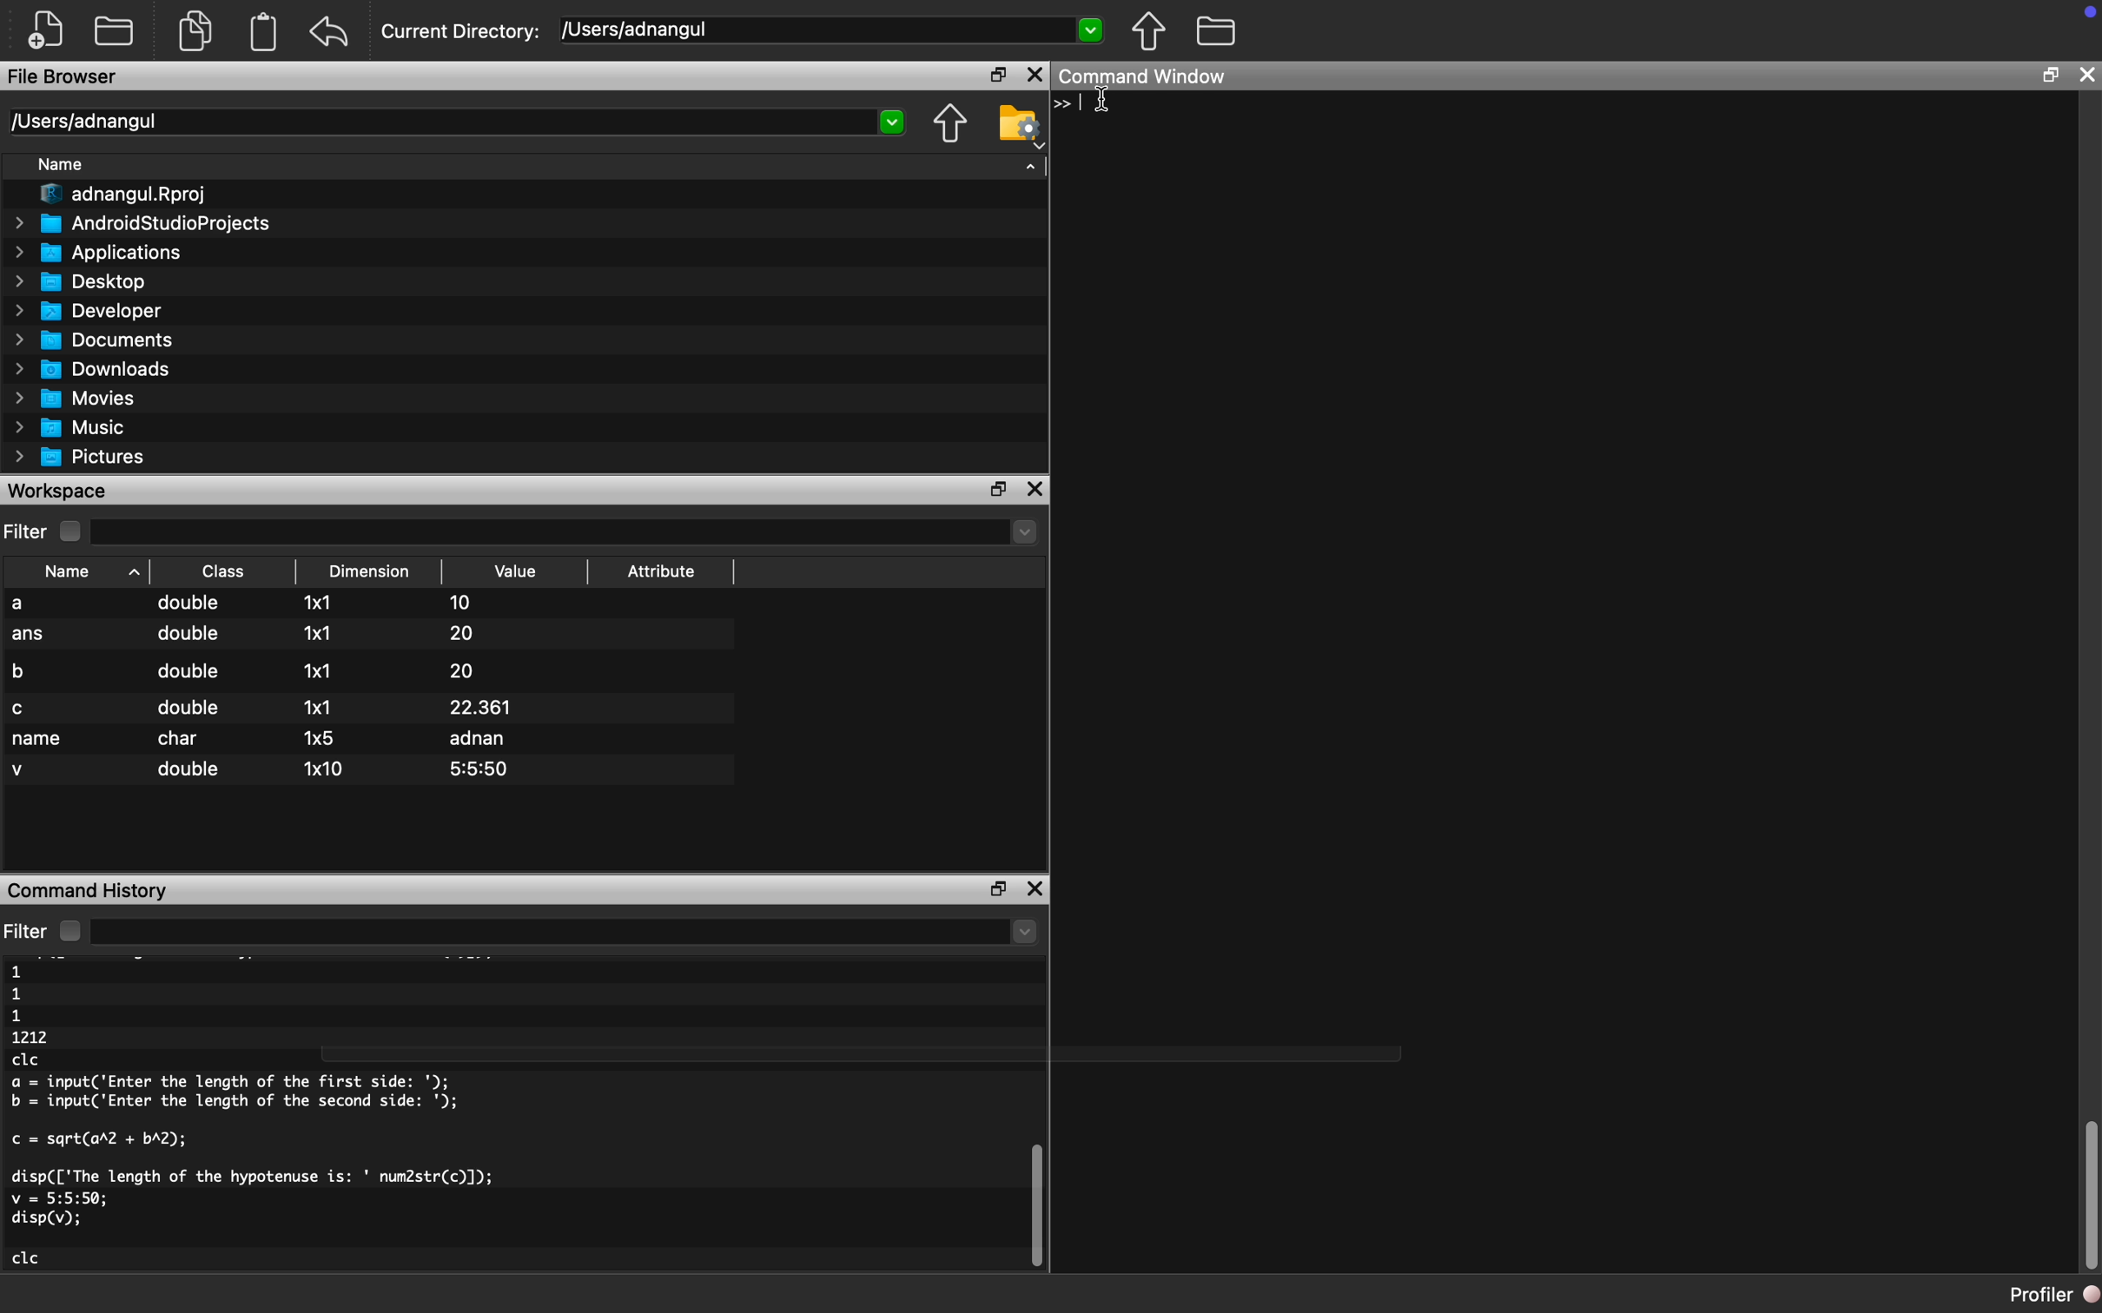 The height and width of the screenshot is (1313, 2102). I want to click on Pictures, so click(77, 458).